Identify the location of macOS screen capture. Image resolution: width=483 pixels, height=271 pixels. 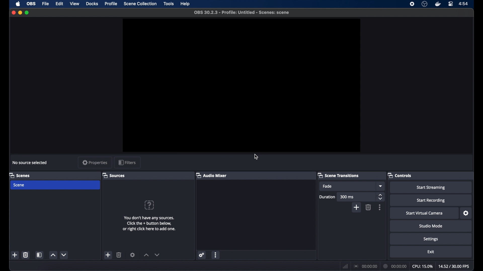
(38, 163).